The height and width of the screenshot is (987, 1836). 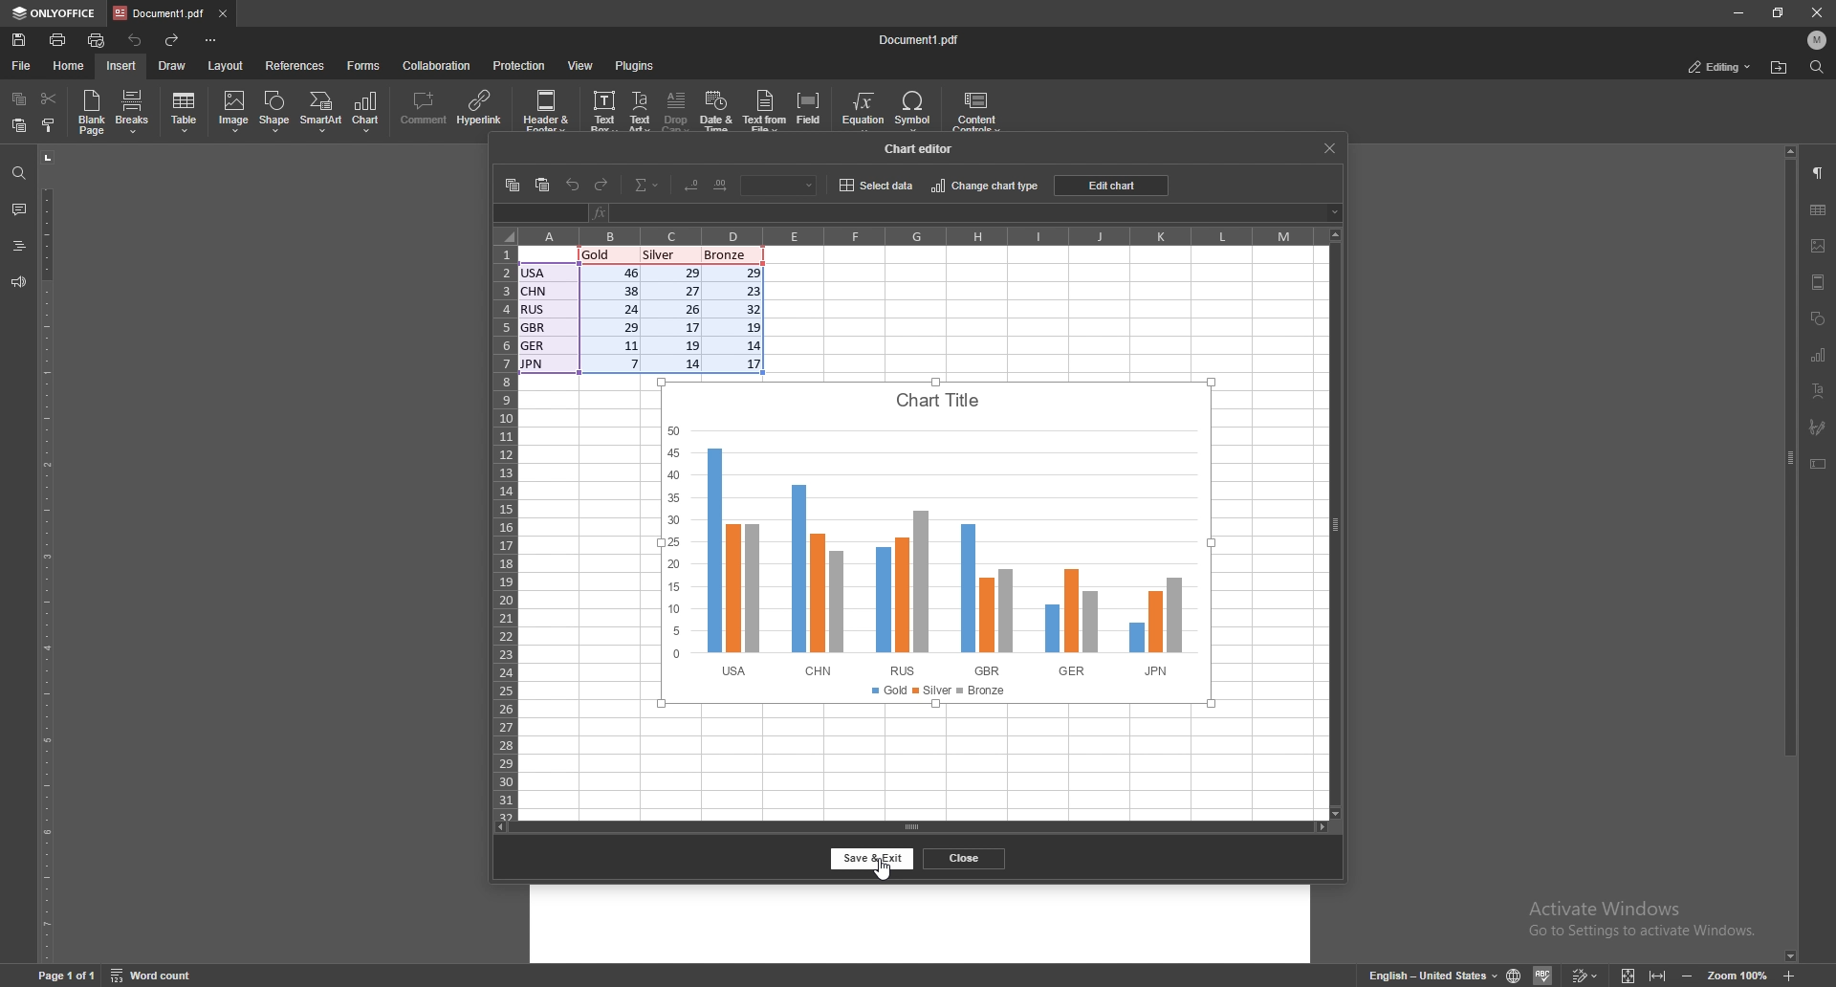 I want to click on Word count, so click(x=151, y=974).